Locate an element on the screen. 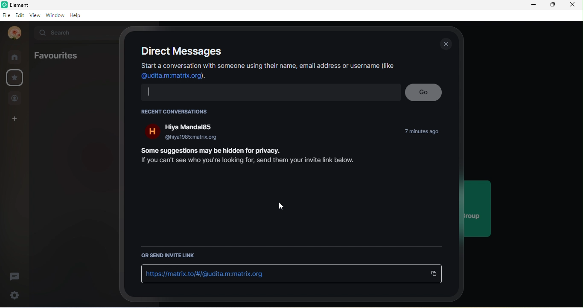  Start a conversation with someone using their name, email address or username (like @udita.m:matrix.org). is located at coordinates (268, 71).